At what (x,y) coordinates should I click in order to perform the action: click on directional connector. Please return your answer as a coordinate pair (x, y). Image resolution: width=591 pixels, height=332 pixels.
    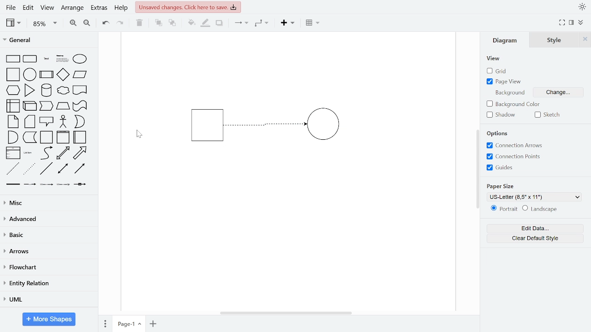
    Looking at the image, I should click on (79, 168).